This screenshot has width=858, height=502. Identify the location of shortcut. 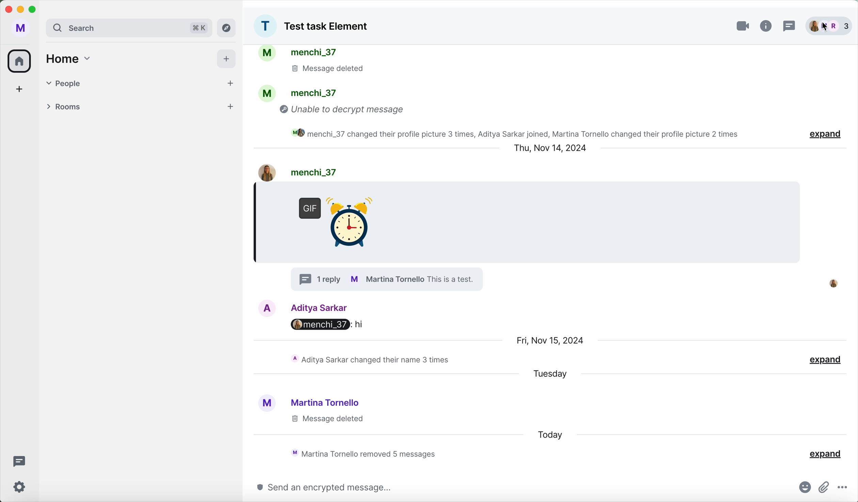
(201, 29).